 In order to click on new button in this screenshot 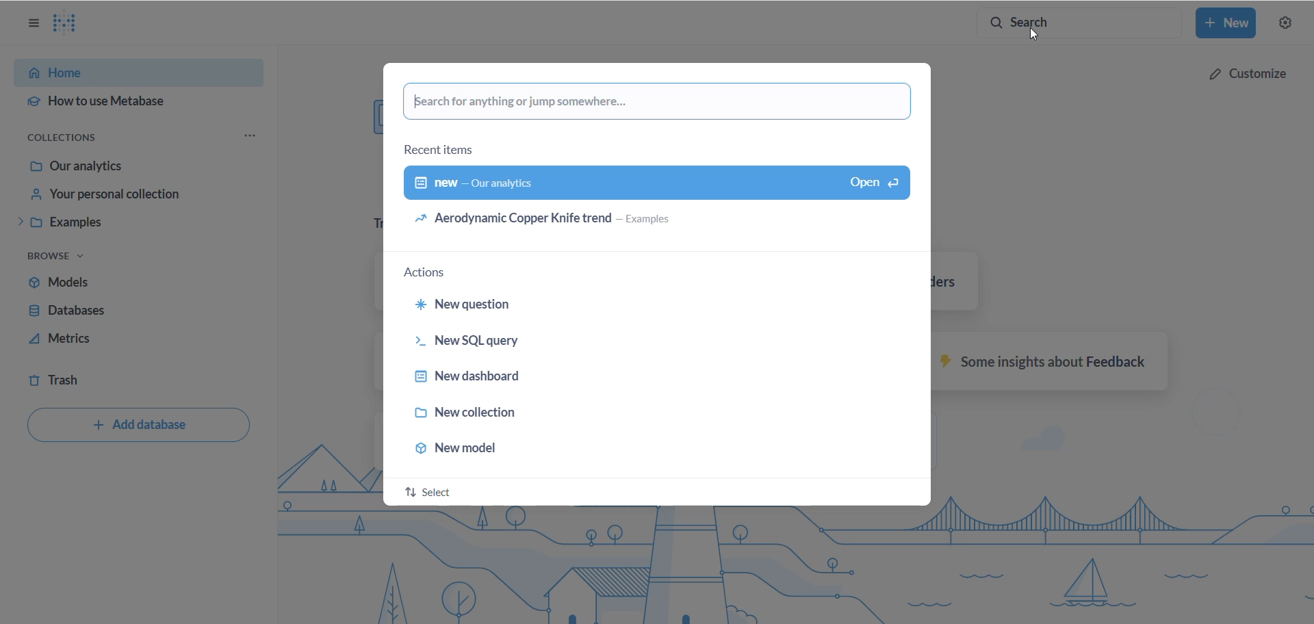, I will do `click(1228, 24)`.